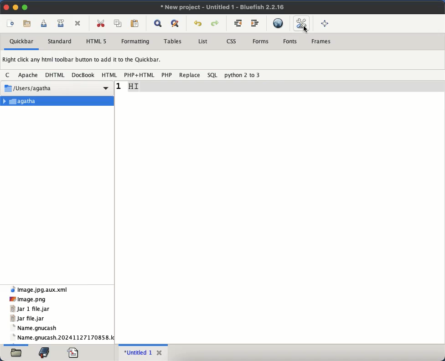  What do you see at coordinates (83, 76) in the screenshot?
I see `docbook` at bounding box center [83, 76].